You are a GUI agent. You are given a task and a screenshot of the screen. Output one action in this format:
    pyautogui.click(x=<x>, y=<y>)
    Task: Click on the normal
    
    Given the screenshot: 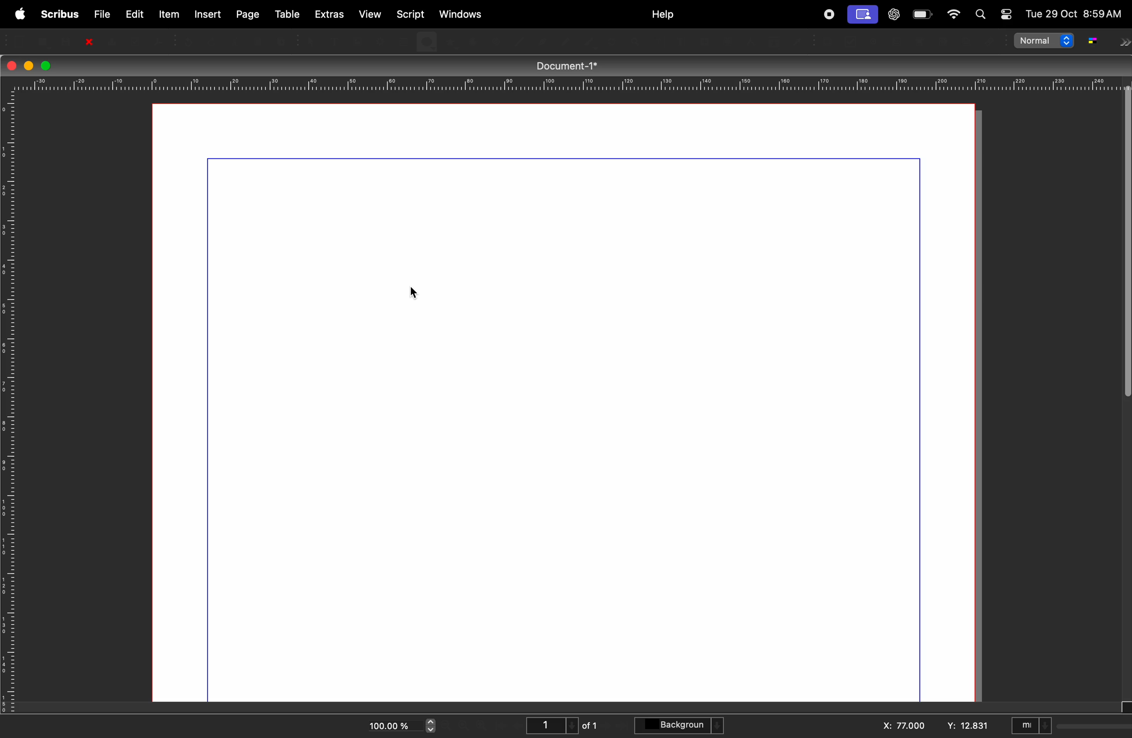 What is the action you would take?
    pyautogui.click(x=1044, y=43)
    